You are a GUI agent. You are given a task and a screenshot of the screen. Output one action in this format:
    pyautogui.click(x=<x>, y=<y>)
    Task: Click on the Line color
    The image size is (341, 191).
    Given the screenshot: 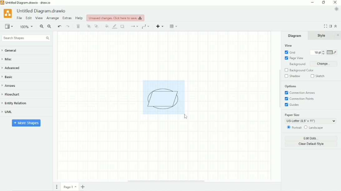 What is the action you would take?
    pyautogui.click(x=115, y=26)
    